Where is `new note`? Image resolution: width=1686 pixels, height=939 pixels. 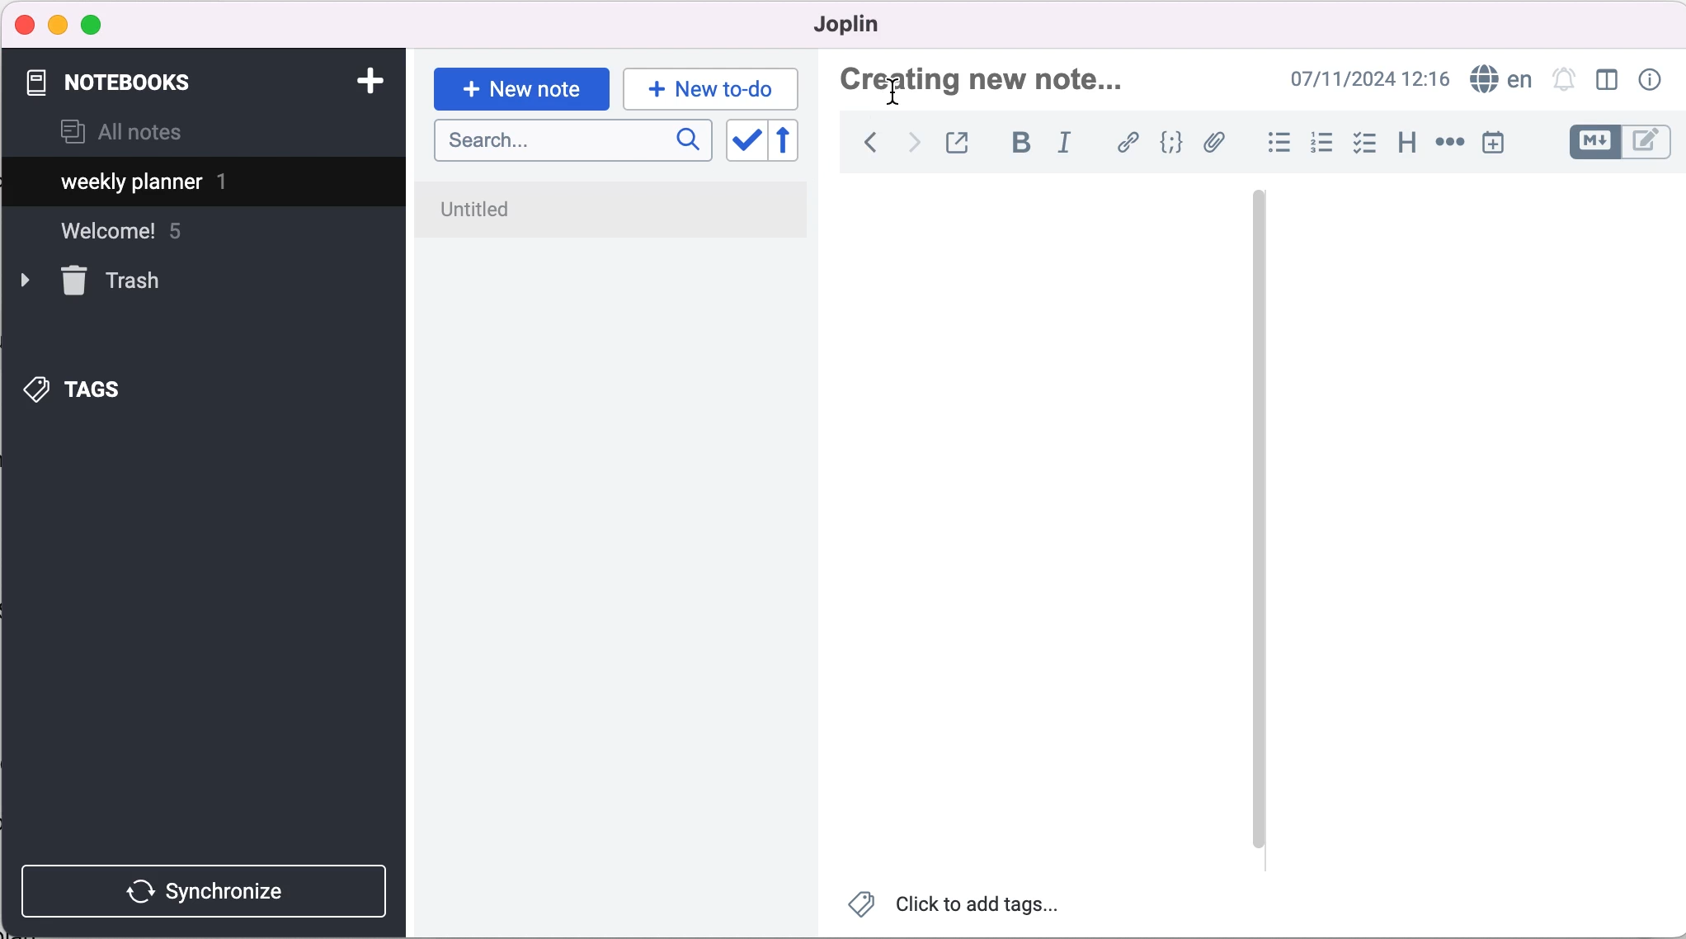
new note is located at coordinates (521, 87).